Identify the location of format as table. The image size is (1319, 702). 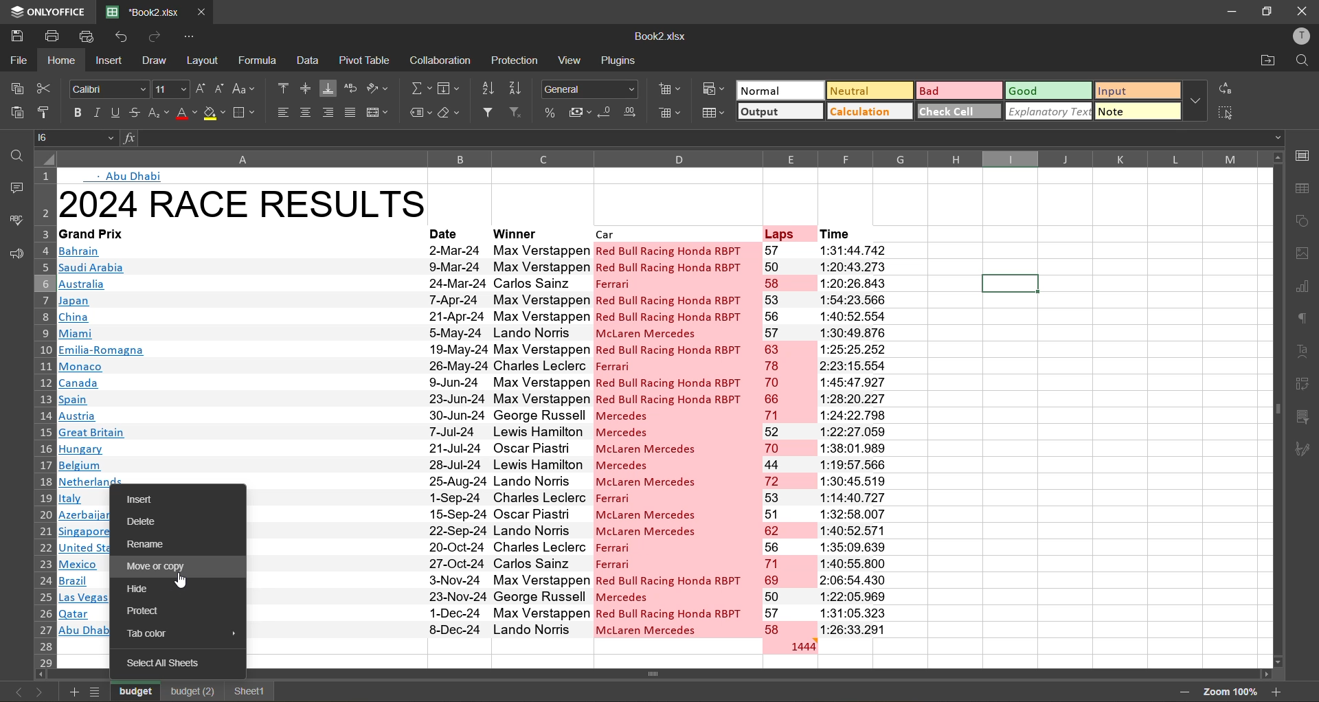
(714, 113).